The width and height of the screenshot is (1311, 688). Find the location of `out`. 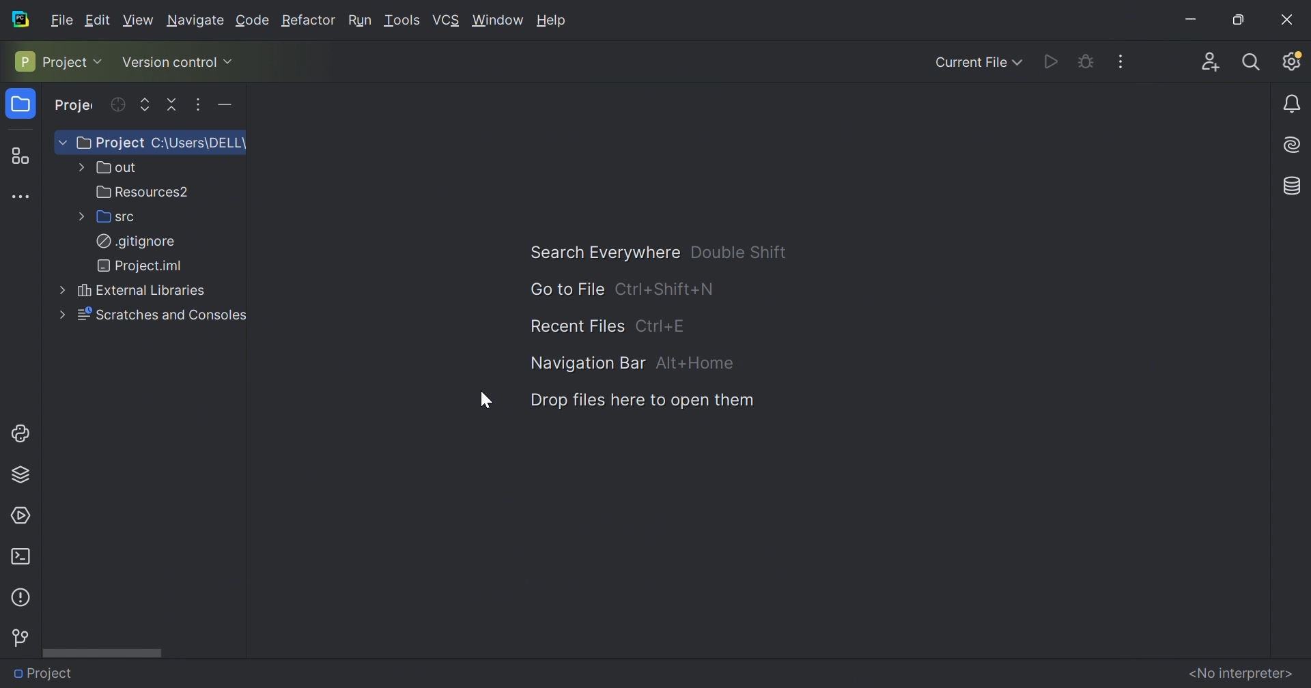

out is located at coordinates (113, 168).